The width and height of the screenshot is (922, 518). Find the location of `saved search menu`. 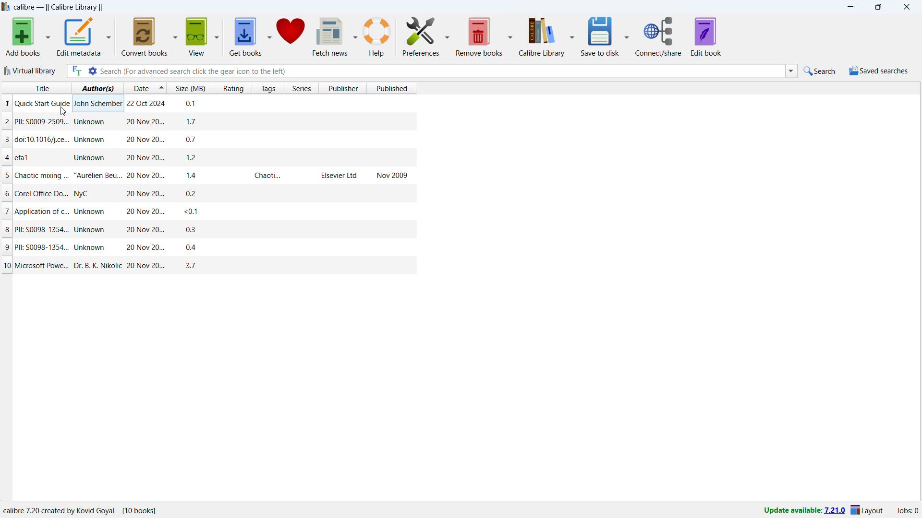

saved search menu is located at coordinates (877, 71).